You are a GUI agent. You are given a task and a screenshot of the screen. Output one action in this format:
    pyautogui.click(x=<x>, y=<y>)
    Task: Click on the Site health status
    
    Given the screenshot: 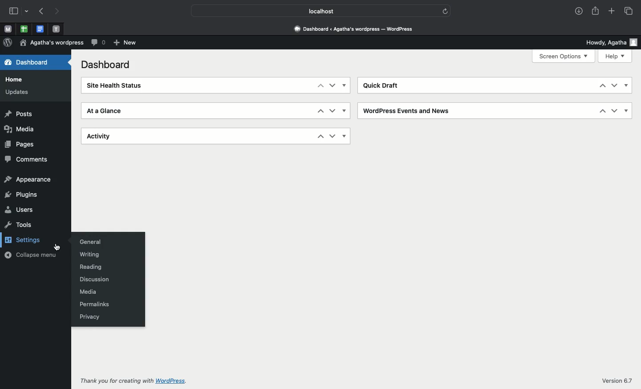 What is the action you would take?
    pyautogui.click(x=113, y=85)
    